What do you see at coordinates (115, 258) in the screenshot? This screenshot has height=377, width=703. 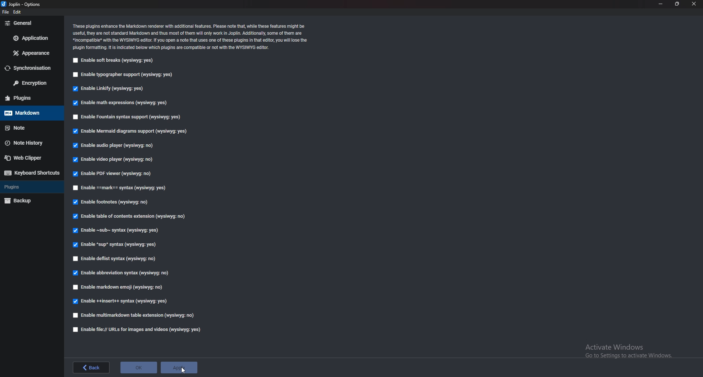 I see `Enable deflist syntax` at bounding box center [115, 258].